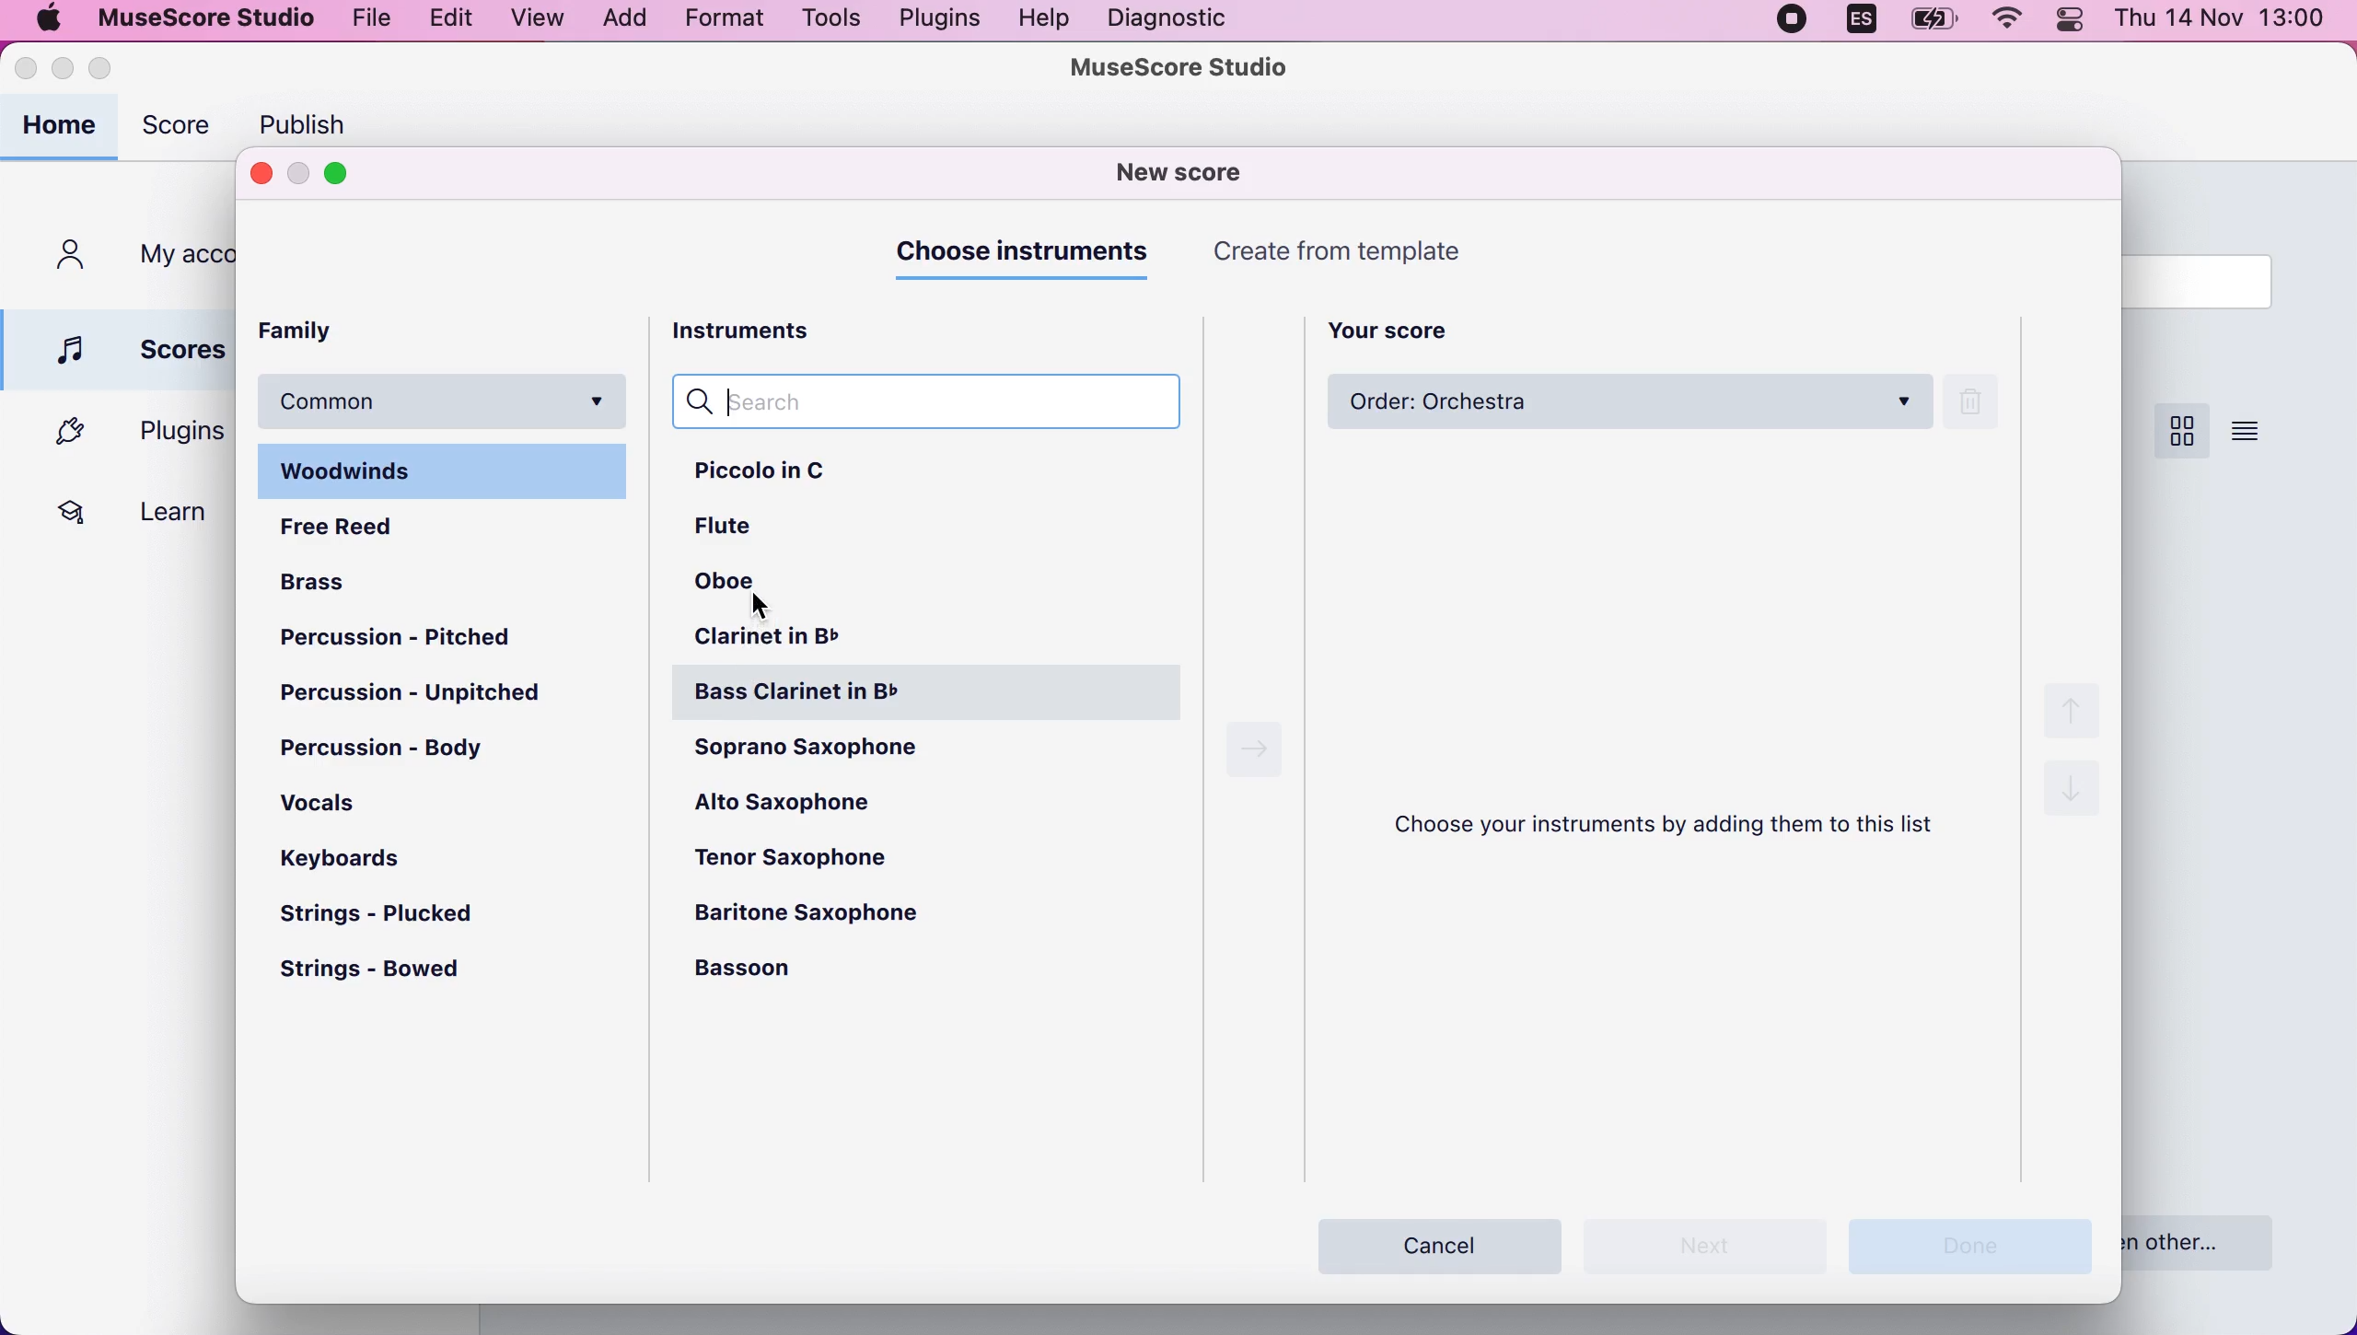  Describe the element at coordinates (1188, 172) in the screenshot. I see `new score` at that location.